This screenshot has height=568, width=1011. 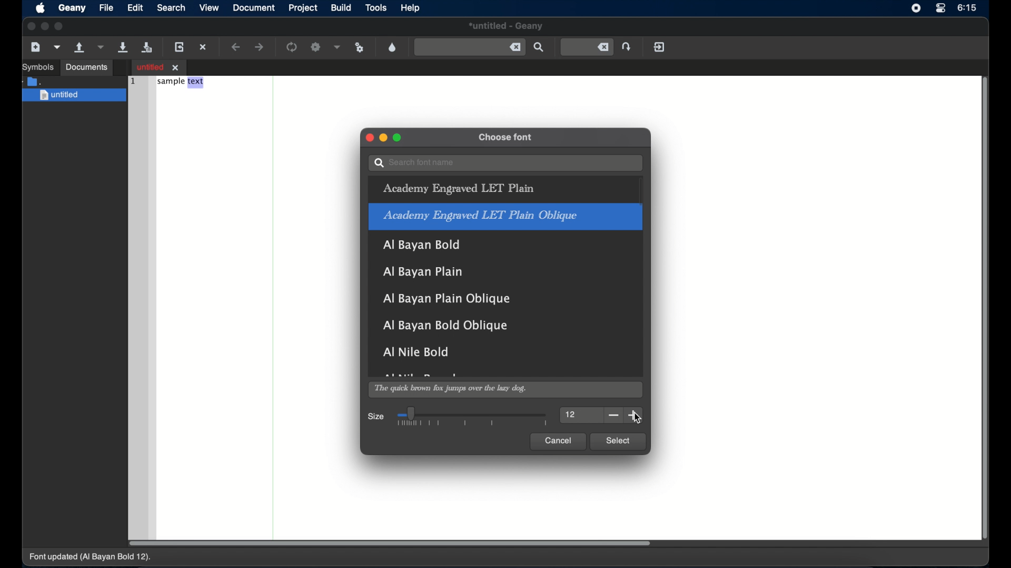 I want to click on font updated (AI Bayan Bold 12)., so click(x=91, y=557).